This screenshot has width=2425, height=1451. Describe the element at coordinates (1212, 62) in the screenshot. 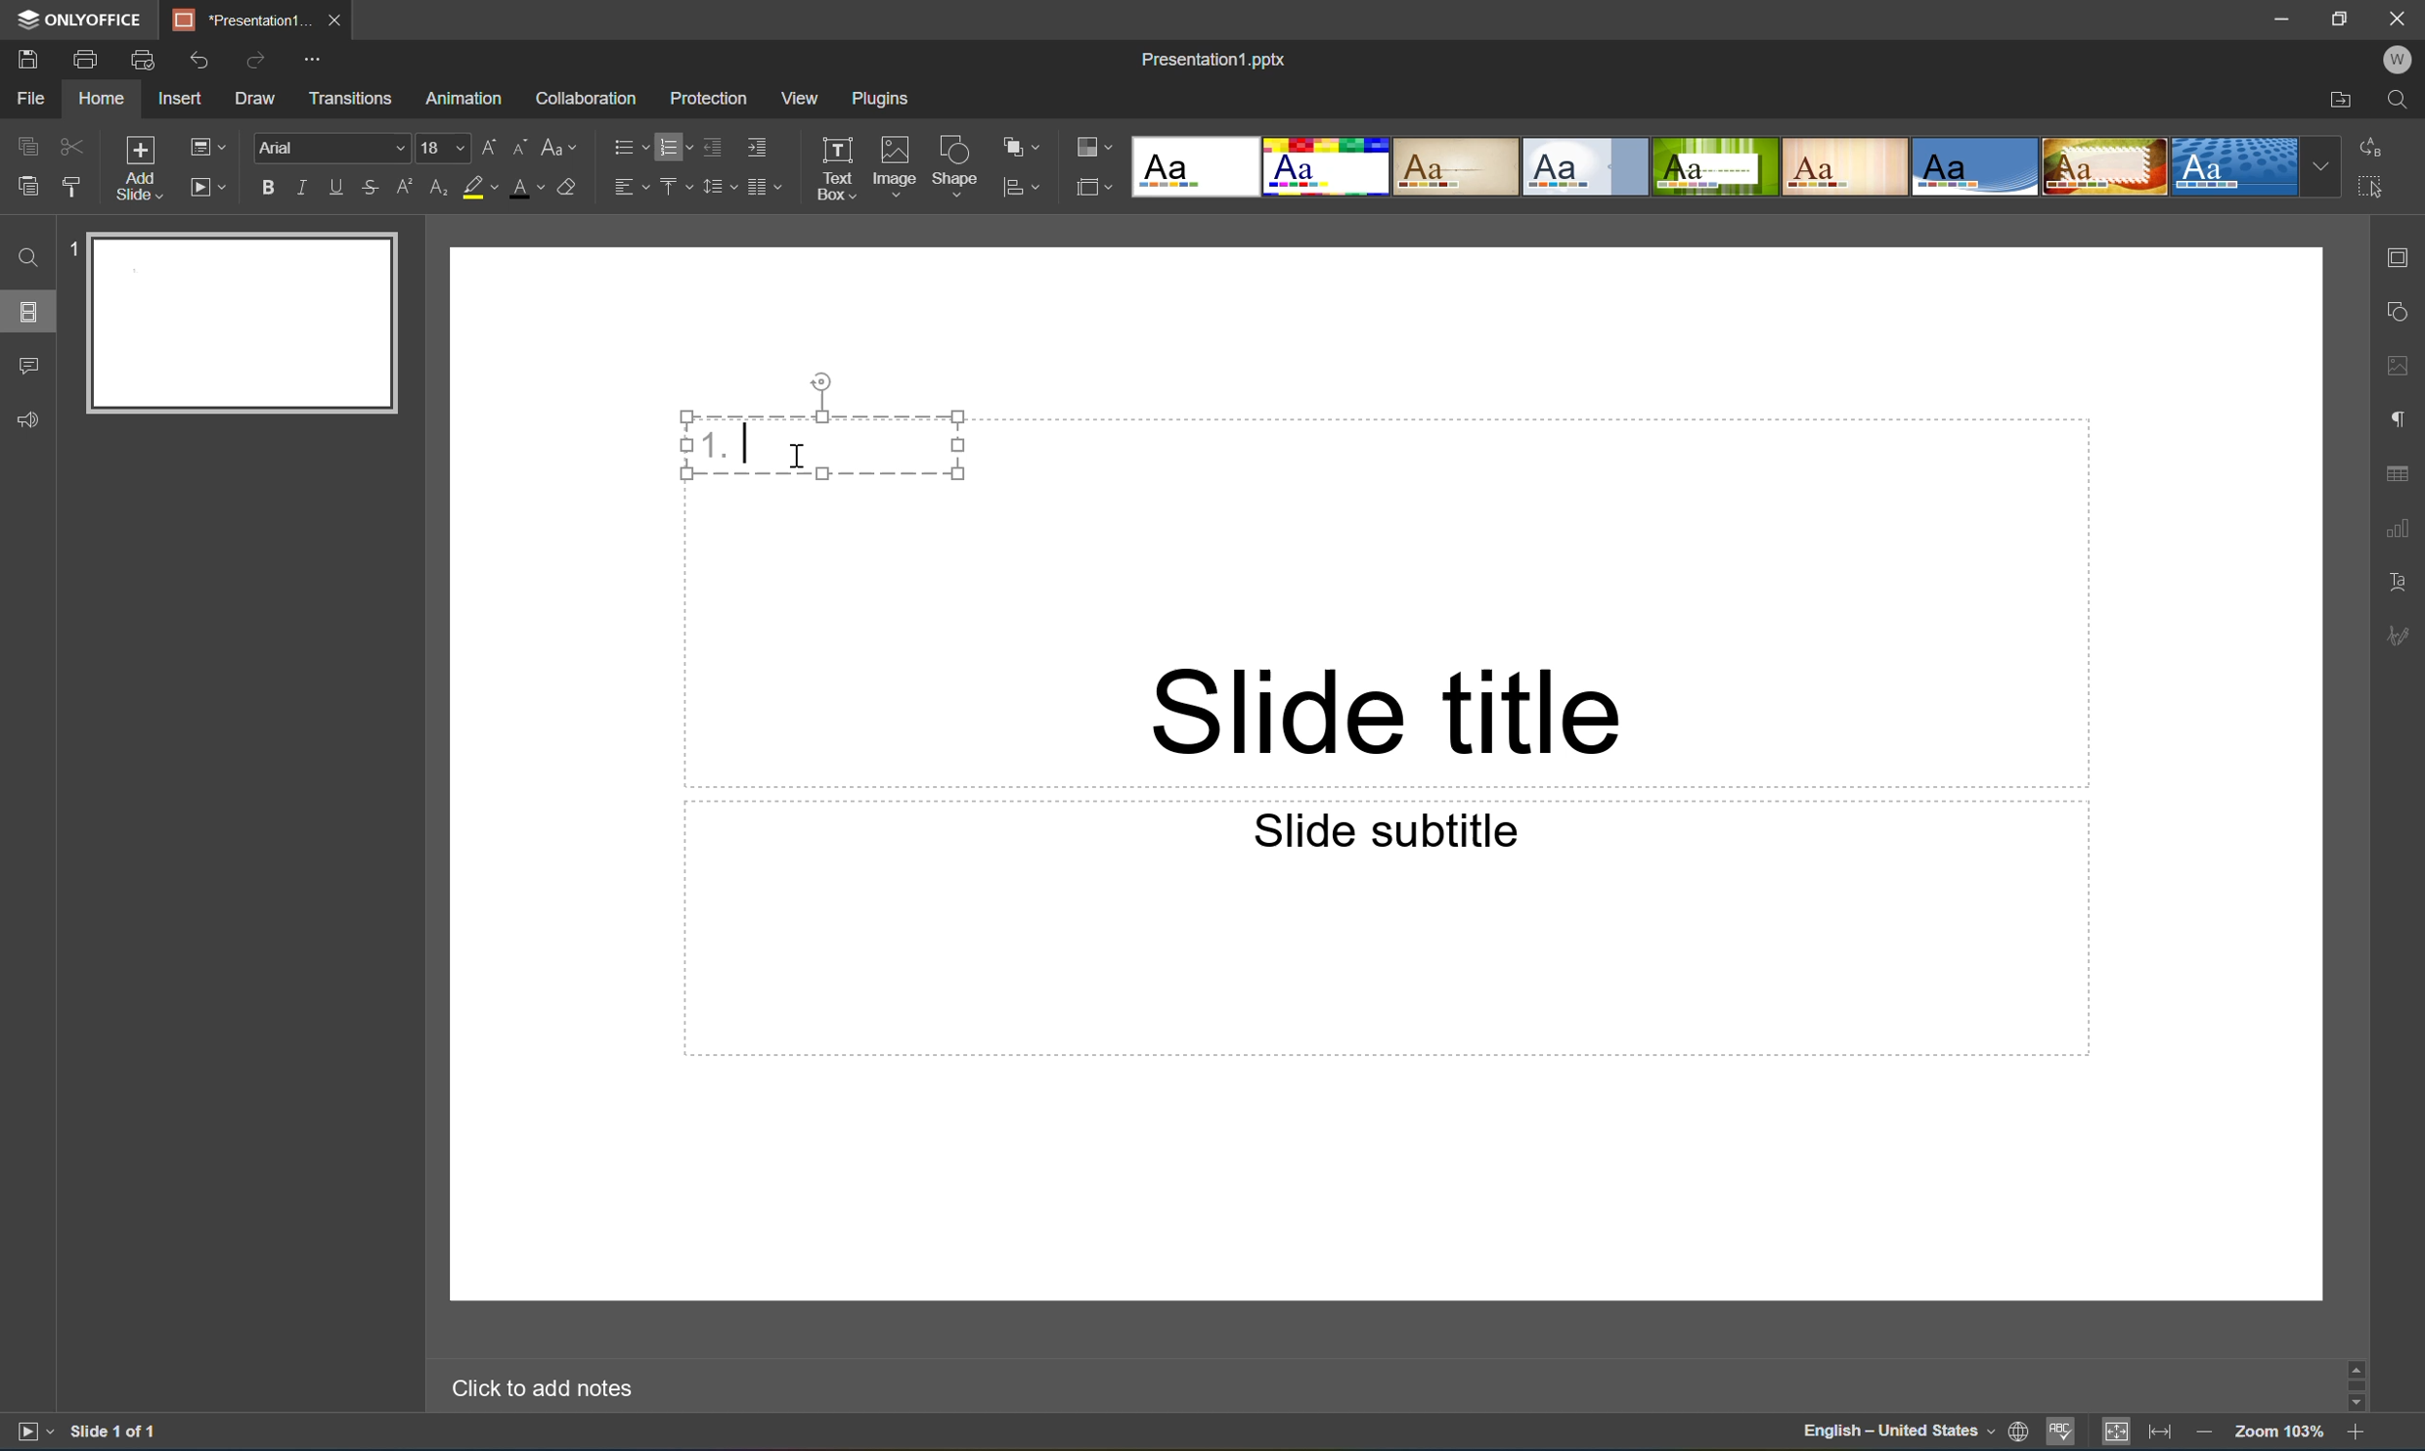

I see `Presentation1.pptx` at that location.